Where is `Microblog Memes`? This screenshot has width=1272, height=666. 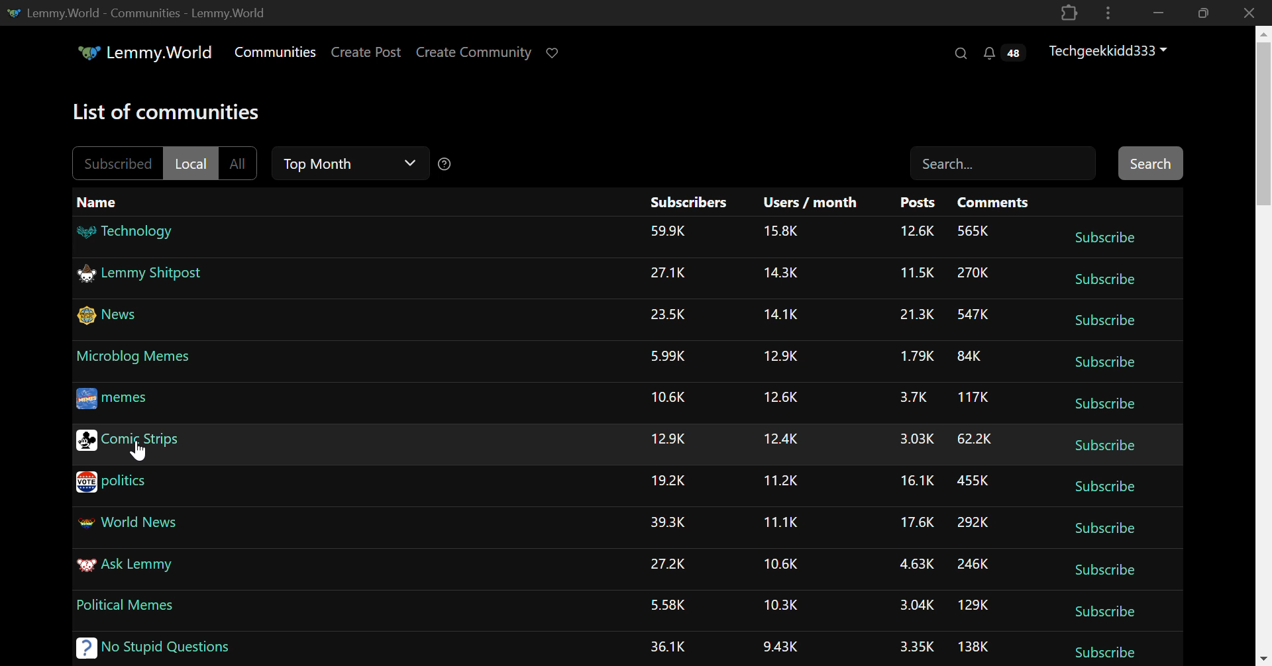
Microblog Memes is located at coordinates (134, 360).